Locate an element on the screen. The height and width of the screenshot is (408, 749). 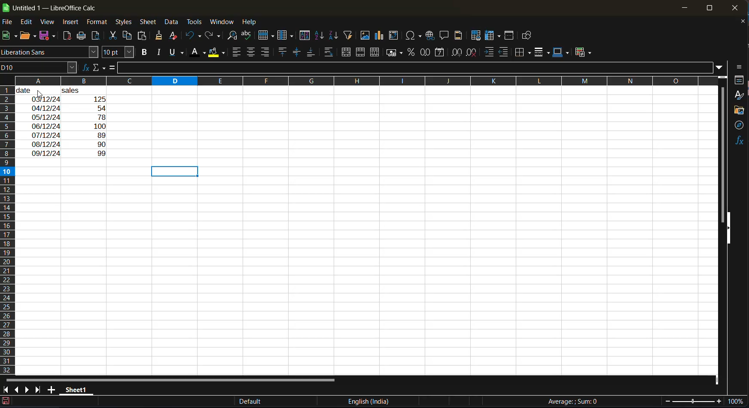
scroll to next sheet is located at coordinates (28, 391).